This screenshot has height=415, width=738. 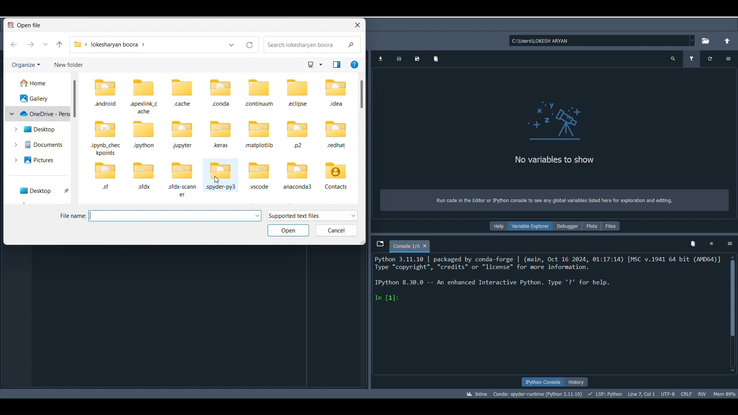 What do you see at coordinates (690, 244) in the screenshot?
I see `Remove all variables from namespace` at bounding box center [690, 244].